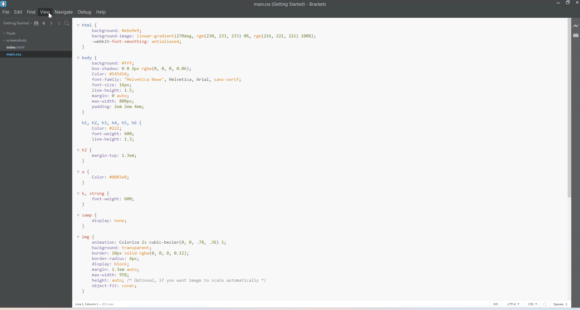 This screenshot has width=580, height=310. I want to click on File, so click(6, 12).